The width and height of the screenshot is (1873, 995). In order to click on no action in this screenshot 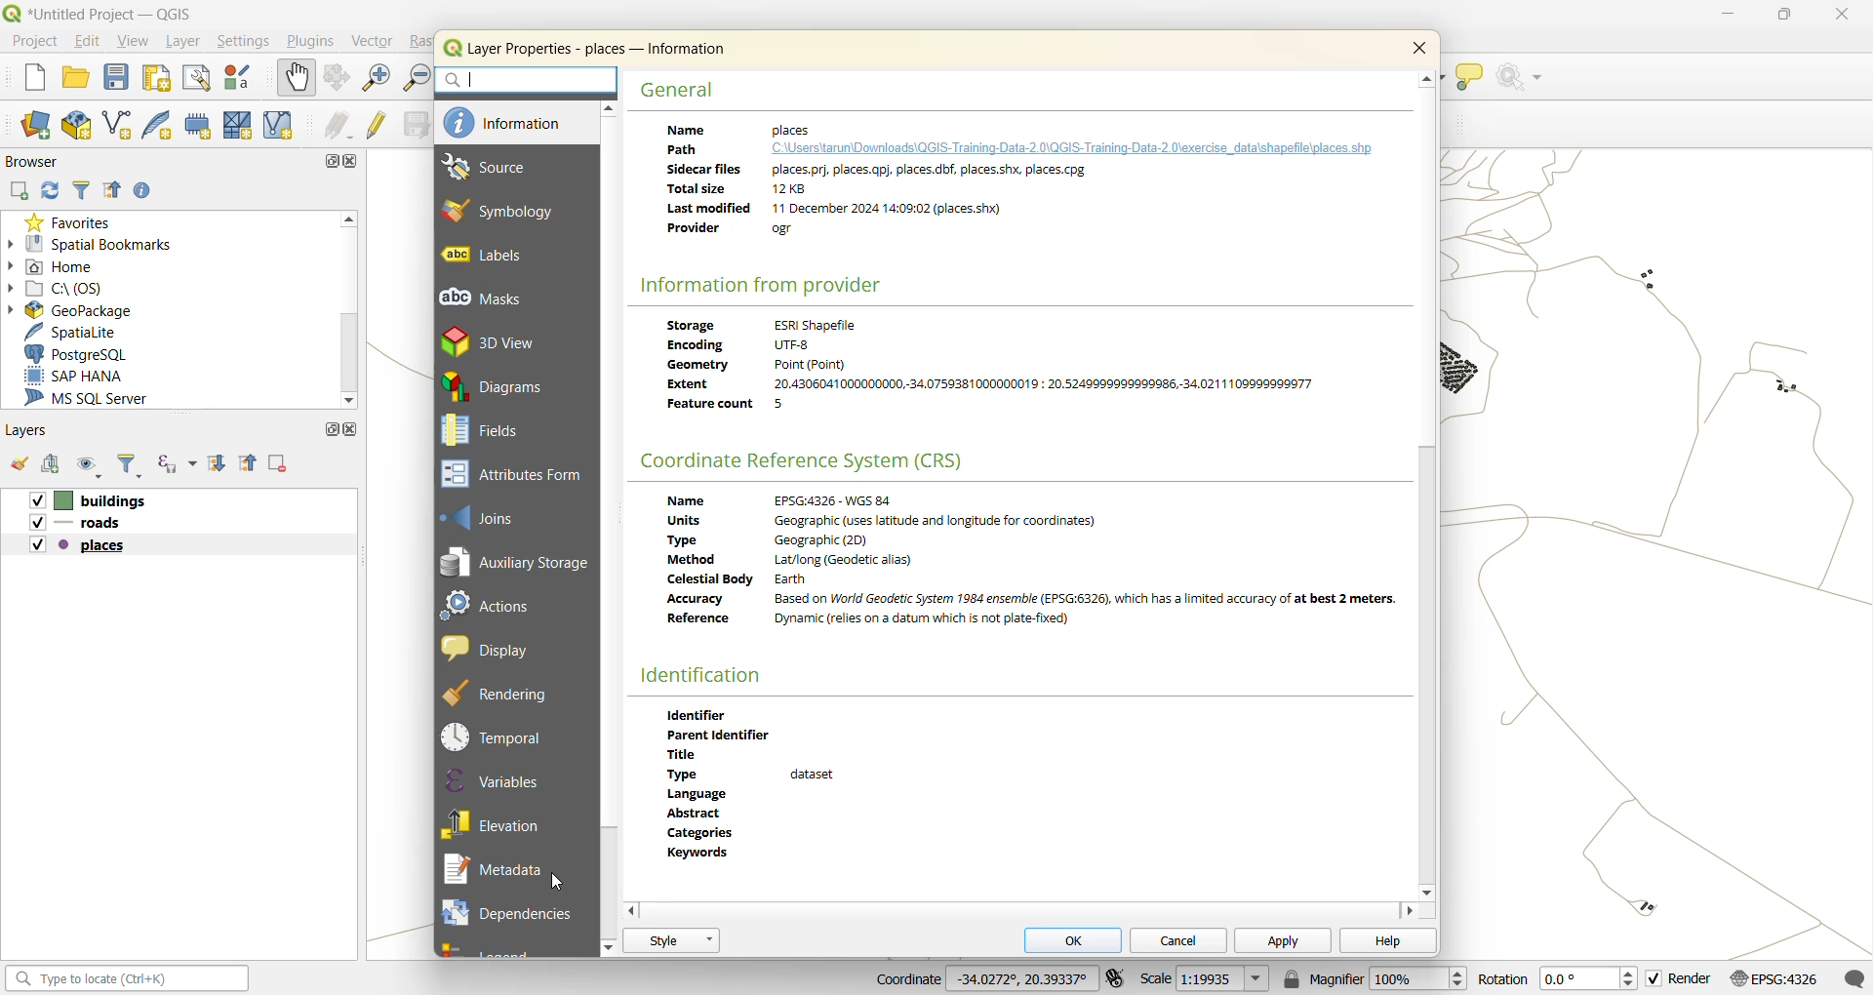, I will do `click(1522, 81)`.